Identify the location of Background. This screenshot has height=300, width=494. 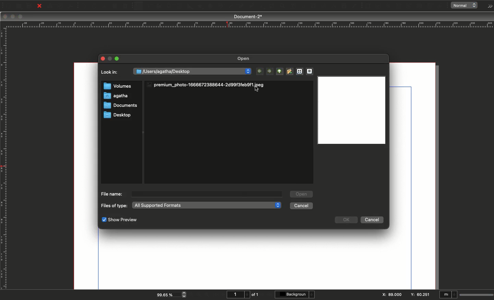
(296, 295).